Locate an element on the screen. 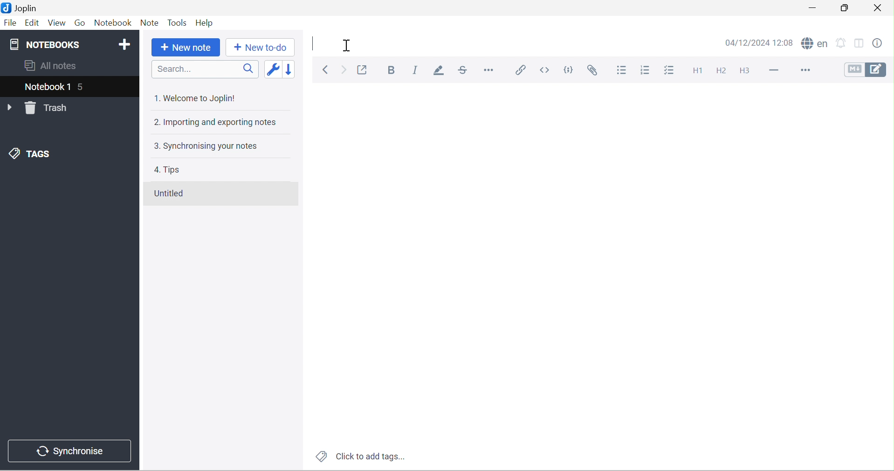 This screenshot has height=471, width=894. Horizontal line is located at coordinates (771, 72).